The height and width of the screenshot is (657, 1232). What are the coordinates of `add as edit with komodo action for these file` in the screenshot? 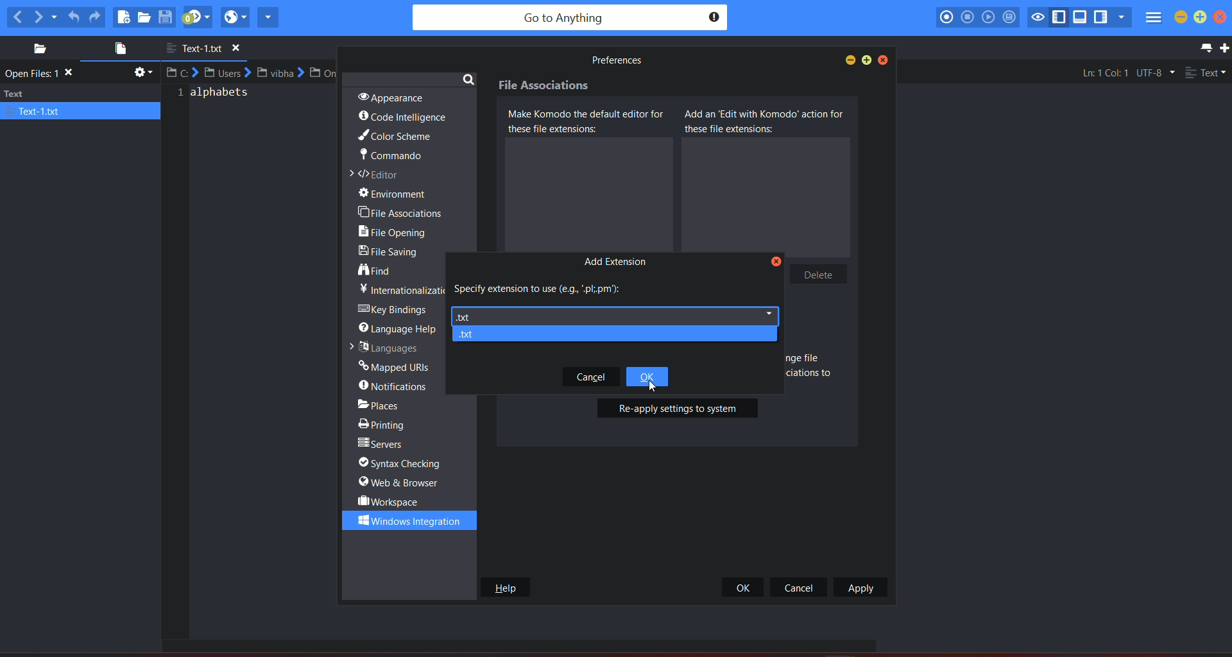 It's located at (765, 121).